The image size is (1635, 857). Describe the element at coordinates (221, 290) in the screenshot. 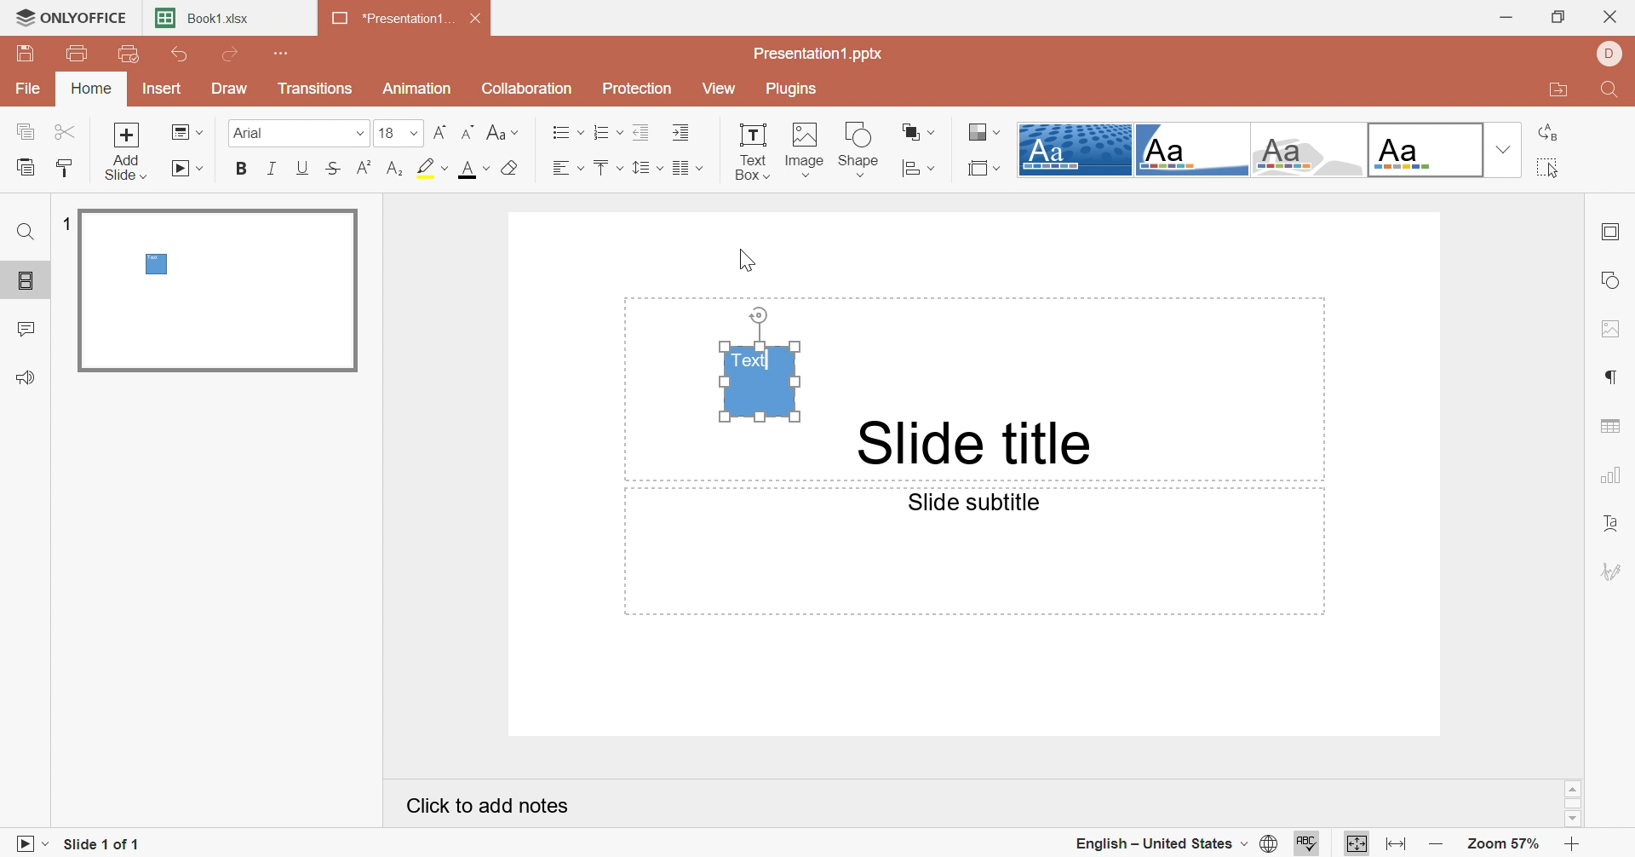

I see `Slide 1` at that location.